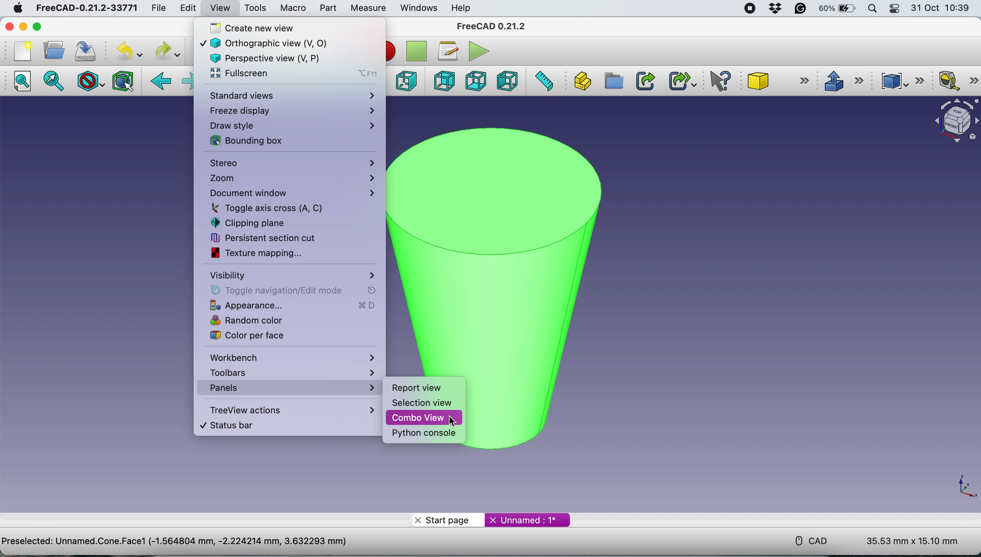 Image resolution: width=981 pixels, height=557 pixels. Describe the element at coordinates (959, 485) in the screenshot. I see `xy scale` at that location.